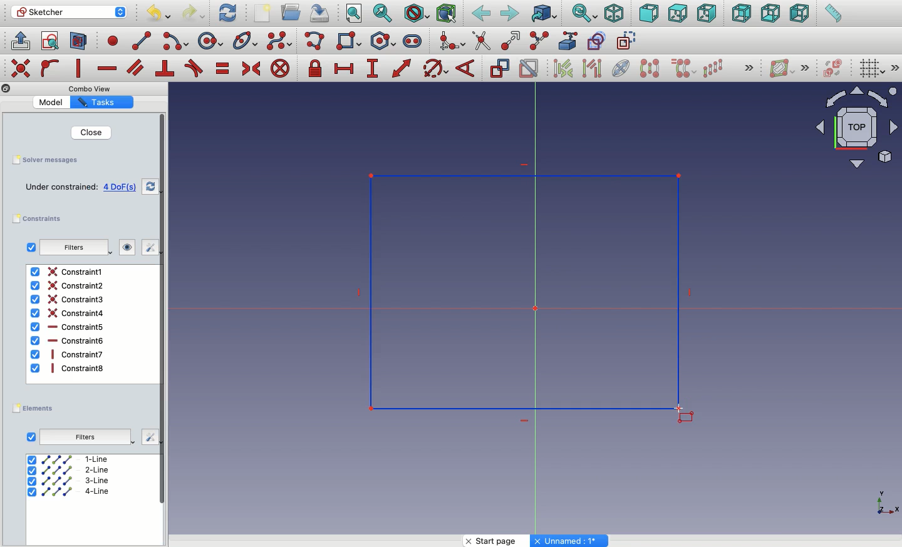 The image size is (902, 547). I want to click on constrain perpendicular, so click(166, 69).